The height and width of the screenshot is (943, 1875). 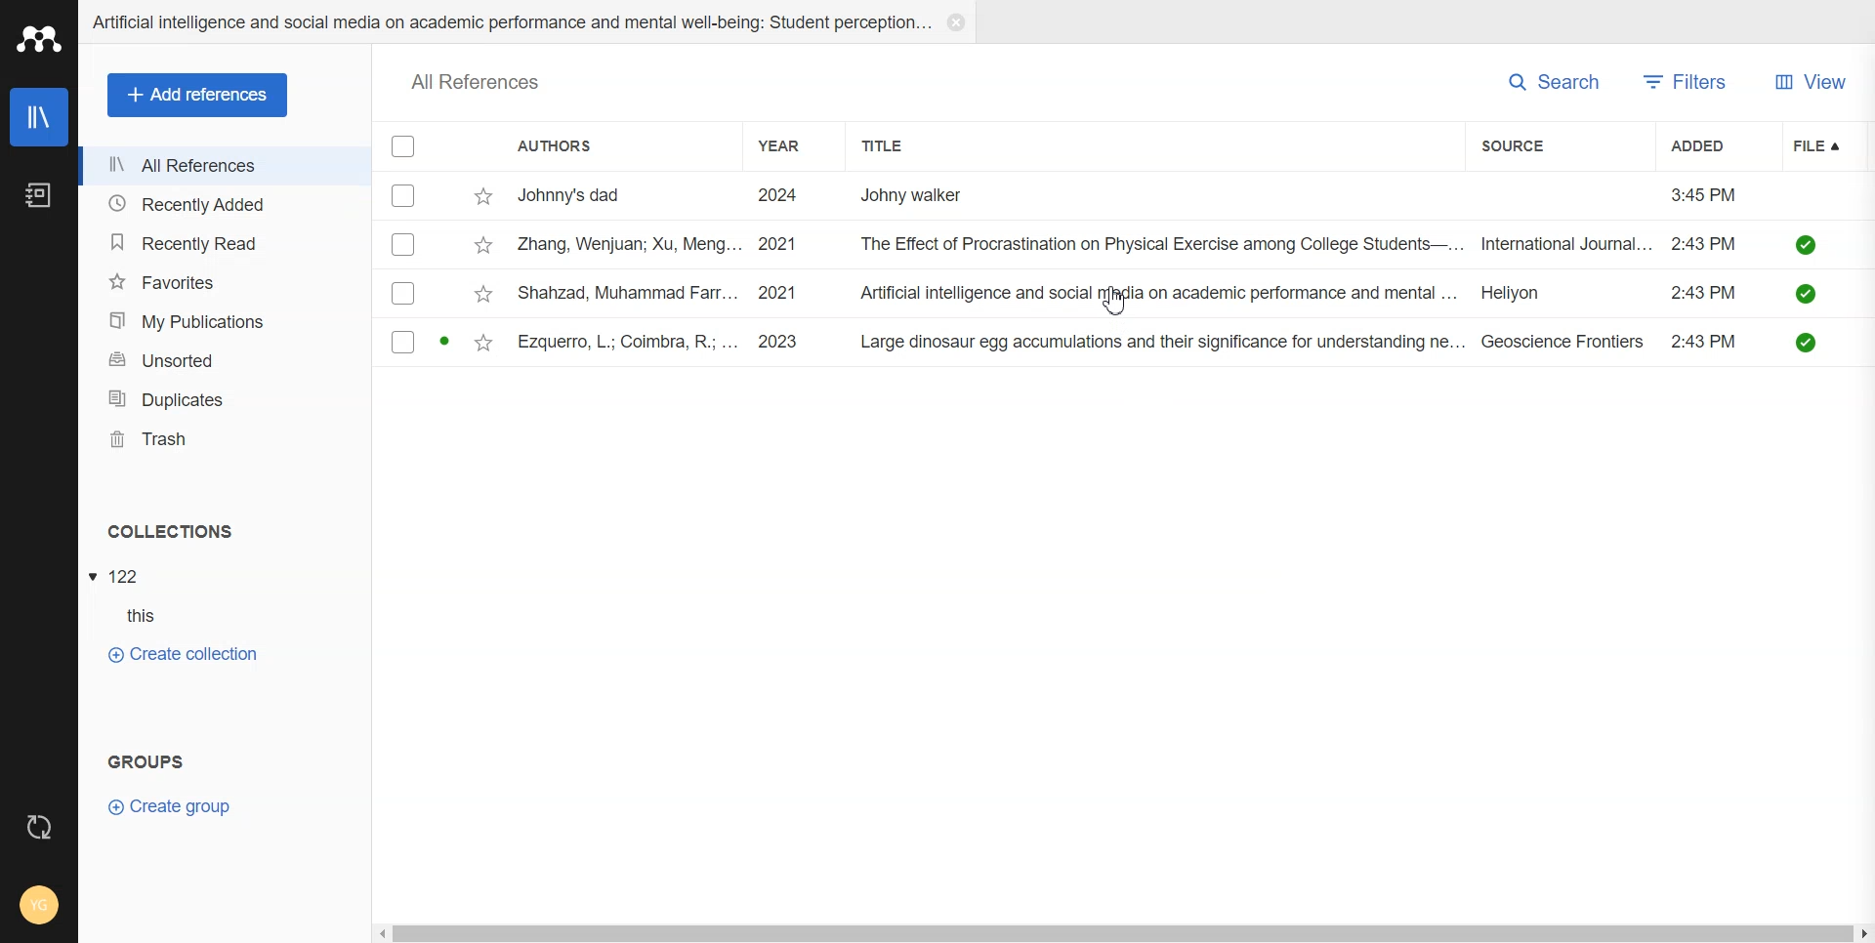 I want to click on Artificial intelligence and social media on academic performance and mental ..., so click(x=1164, y=290).